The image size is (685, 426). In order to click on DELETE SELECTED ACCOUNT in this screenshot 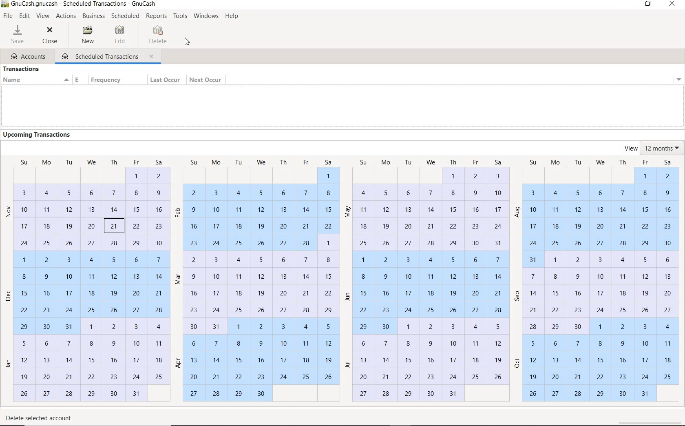, I will do `click(39, 419)`.